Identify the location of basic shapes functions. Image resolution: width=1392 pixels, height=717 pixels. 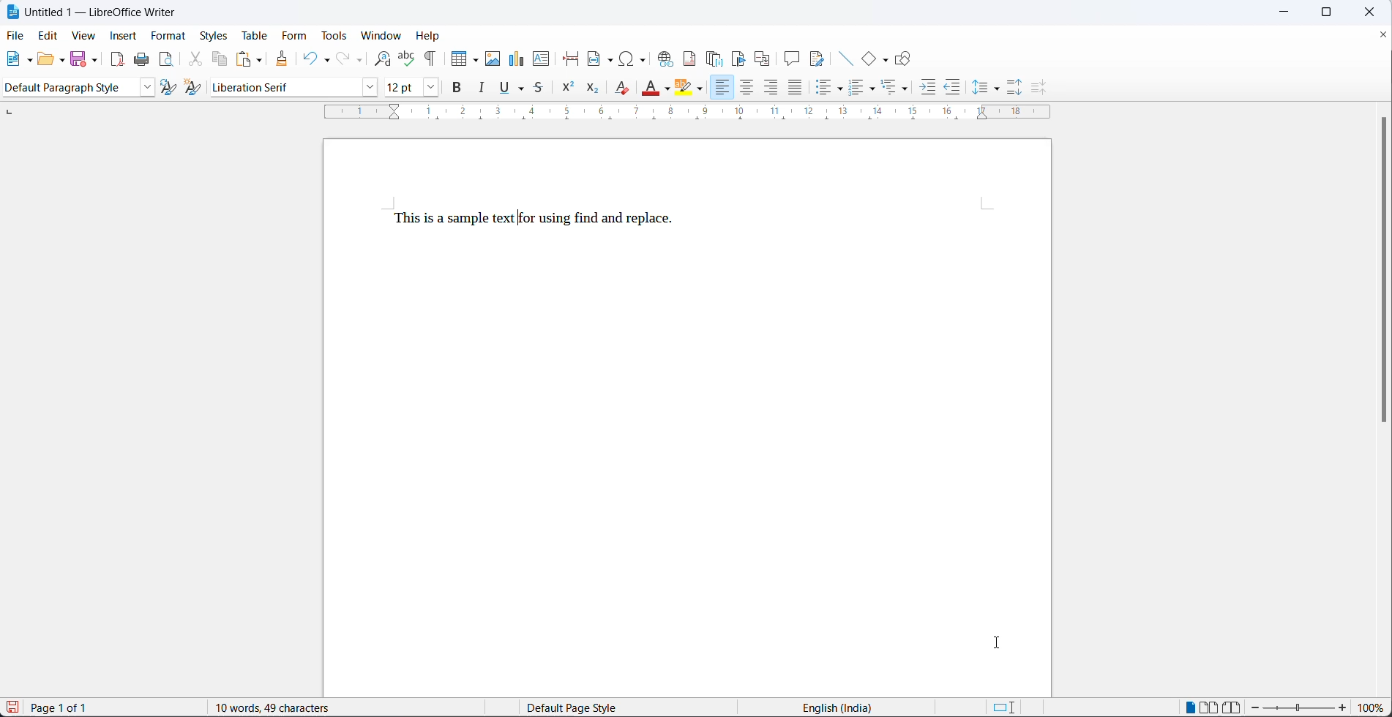
(886, 59).